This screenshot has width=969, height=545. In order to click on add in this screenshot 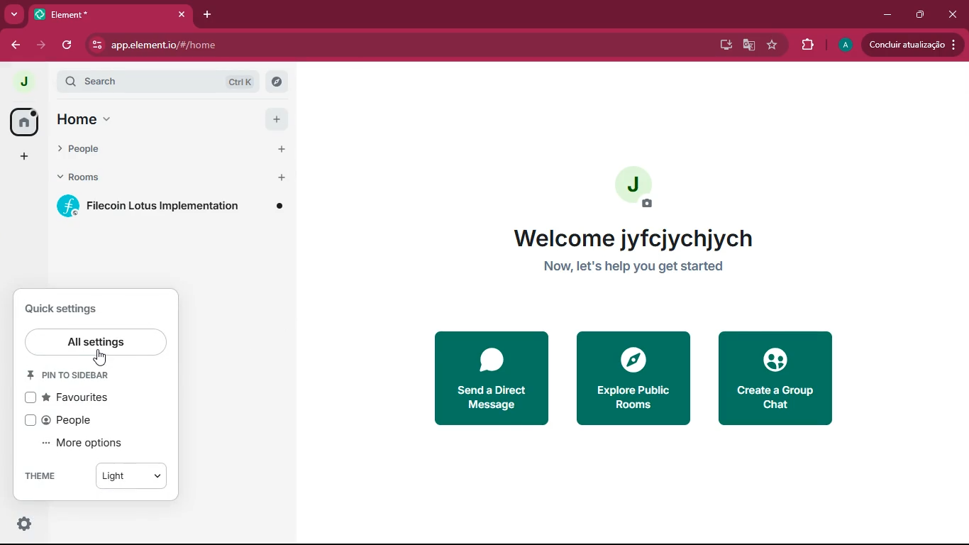, I will do `click(282, 178)`.